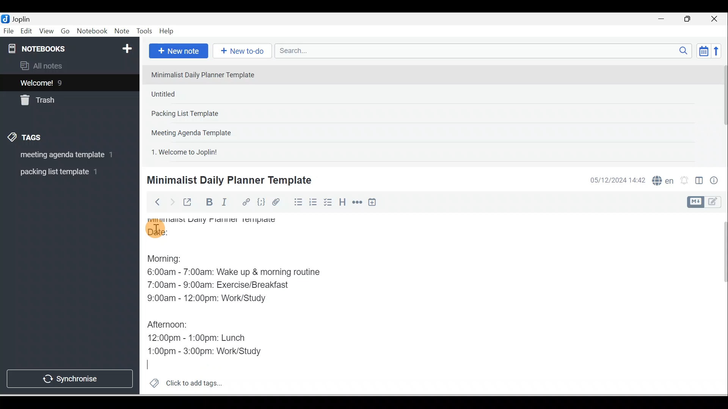 The width and height of the screenshot is (728, 409). What do you see at coordinates (64, 172) in the screenshot?
I see `Tag 2` at bounding box center [64, 172].